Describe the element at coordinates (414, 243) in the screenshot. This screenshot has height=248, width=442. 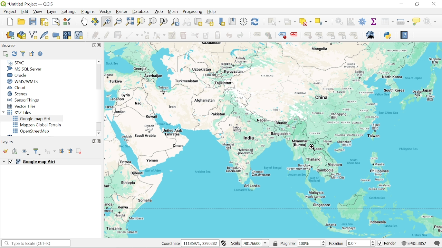
I see `Current CRS` at that location.